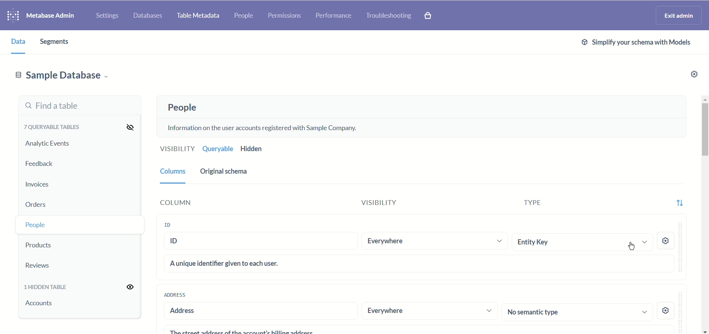  I want to click on Unhide, so click(126, 287).